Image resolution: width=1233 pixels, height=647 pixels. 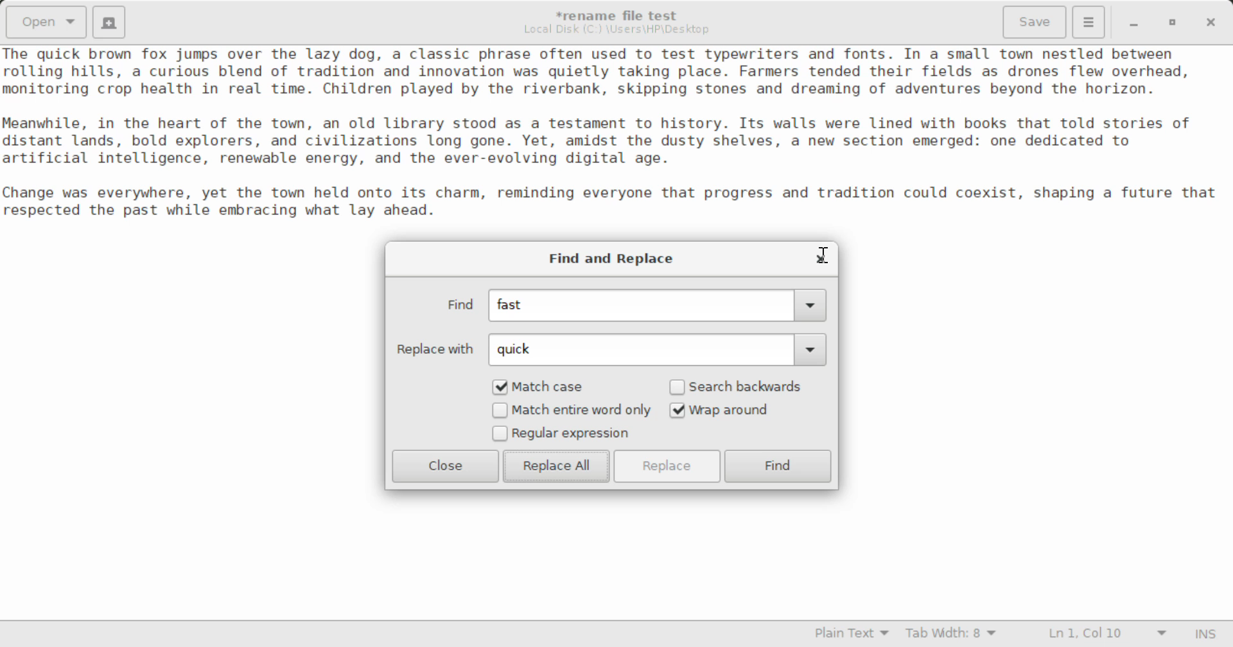 What do you see at coordinates (740, 386) in the screenshot?
I see `Search backwards` at bounding box center [740, 386].